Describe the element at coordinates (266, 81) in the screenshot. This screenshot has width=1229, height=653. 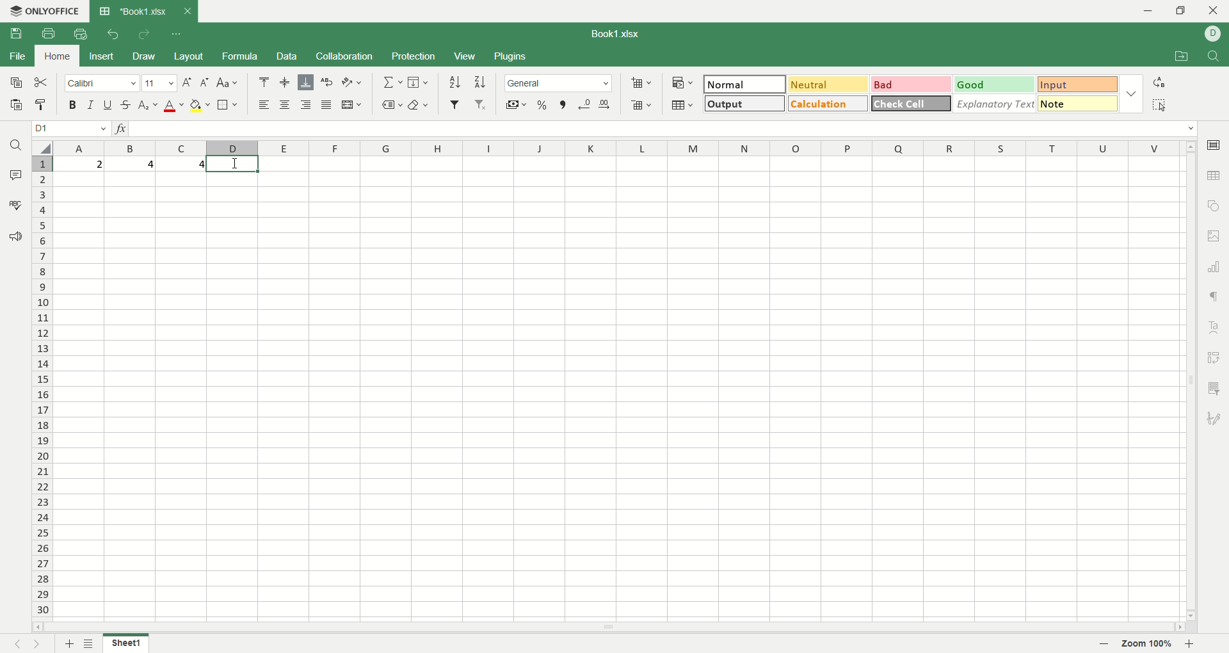
I see `align top` at that location.